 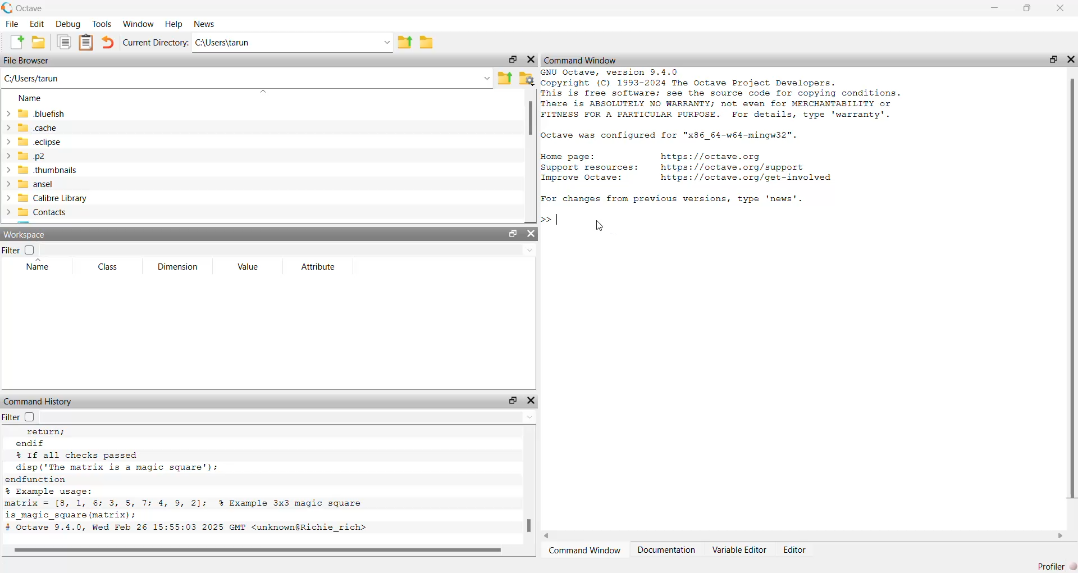 What do you see at coordinates (739, 550) in the screenshot?
I see `Variable Editor` at bounding box center [739, 550].